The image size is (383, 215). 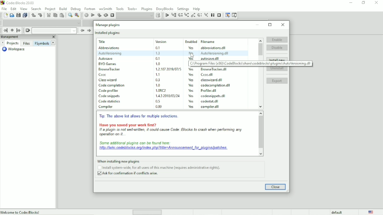 What do you see at coordinates (191, 75) in the screenshot?
I see `Yes` at bounding box center [191, 75].